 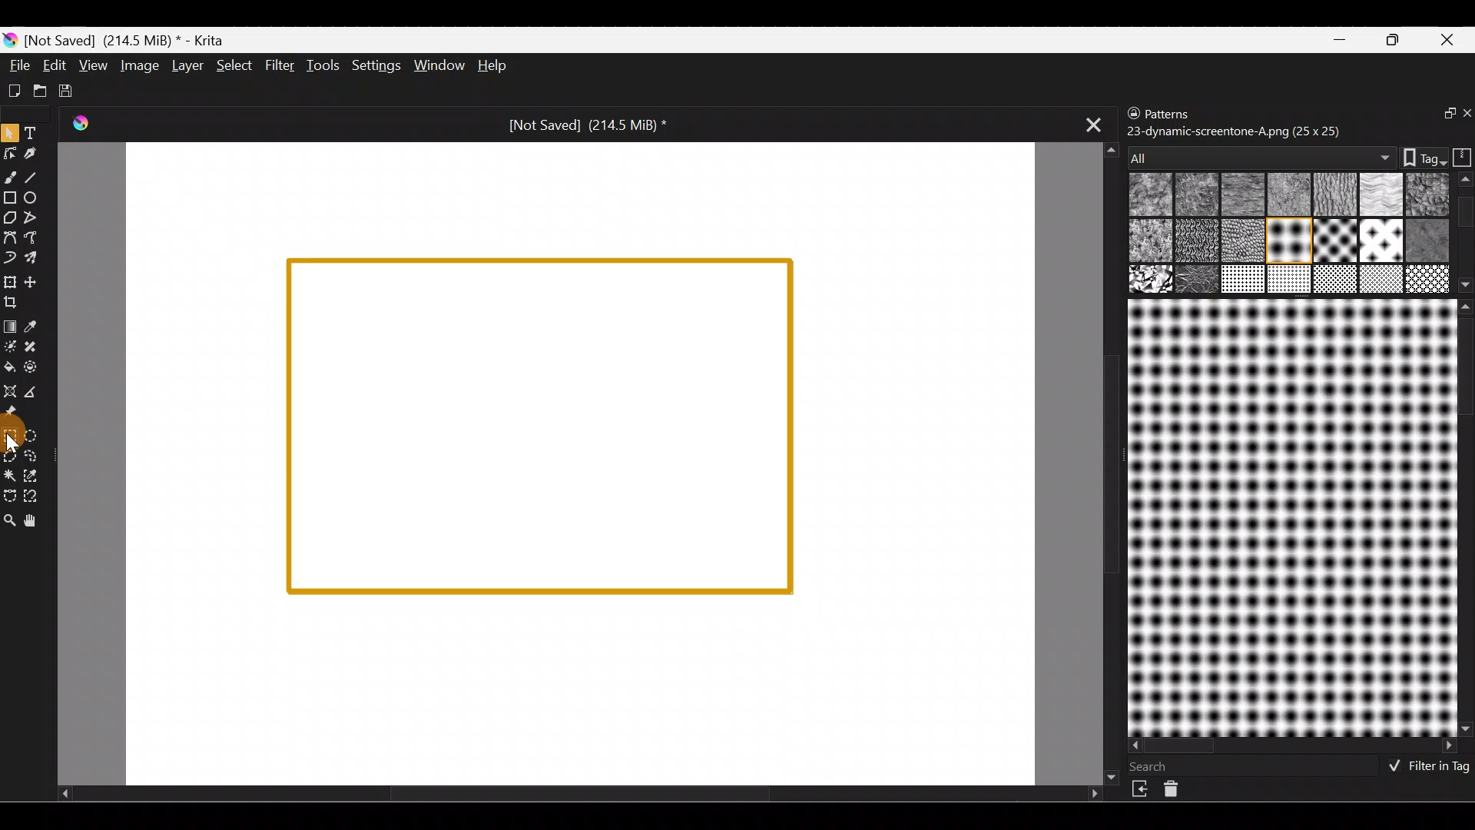 What do you see at coordinates (437, 65) in the screenshot?
I see `Window` at bounding box center [437, 65].